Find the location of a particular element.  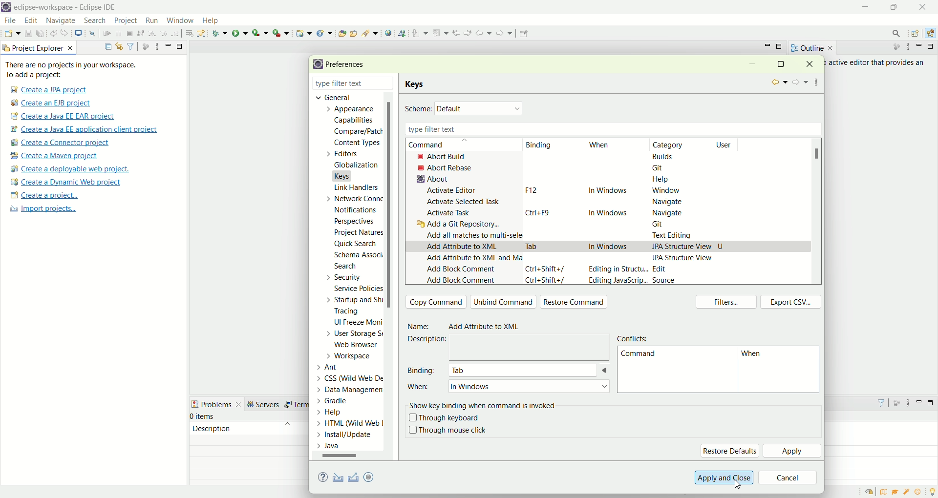

activate editor is located at coordinates (453, 190).